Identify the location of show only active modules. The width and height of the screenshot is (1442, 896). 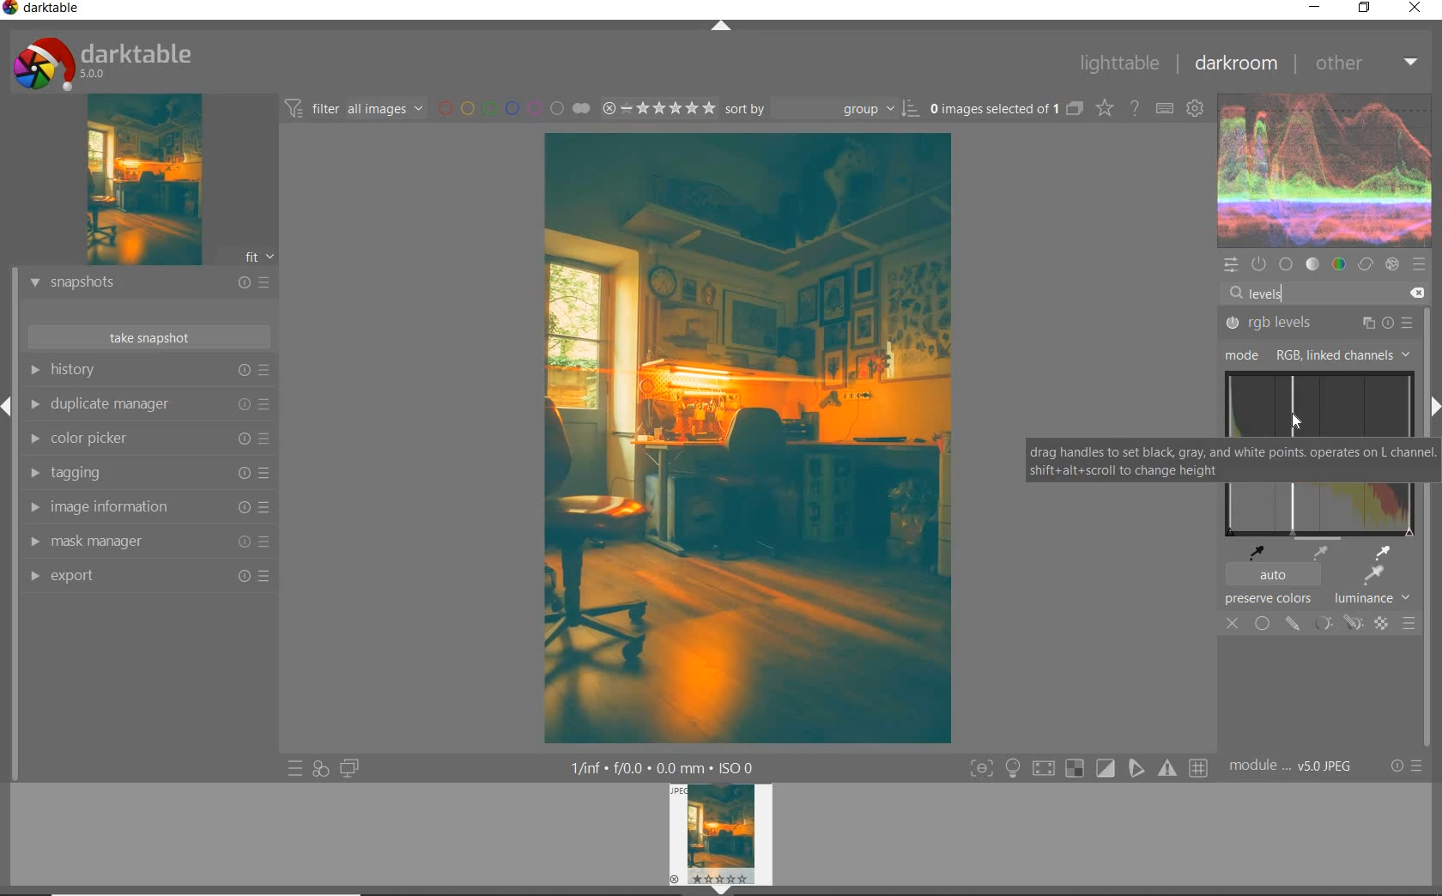
(1258, 263).